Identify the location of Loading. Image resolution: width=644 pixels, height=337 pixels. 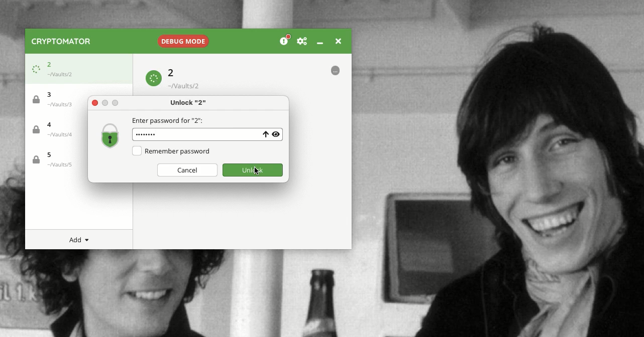
(153, 78).